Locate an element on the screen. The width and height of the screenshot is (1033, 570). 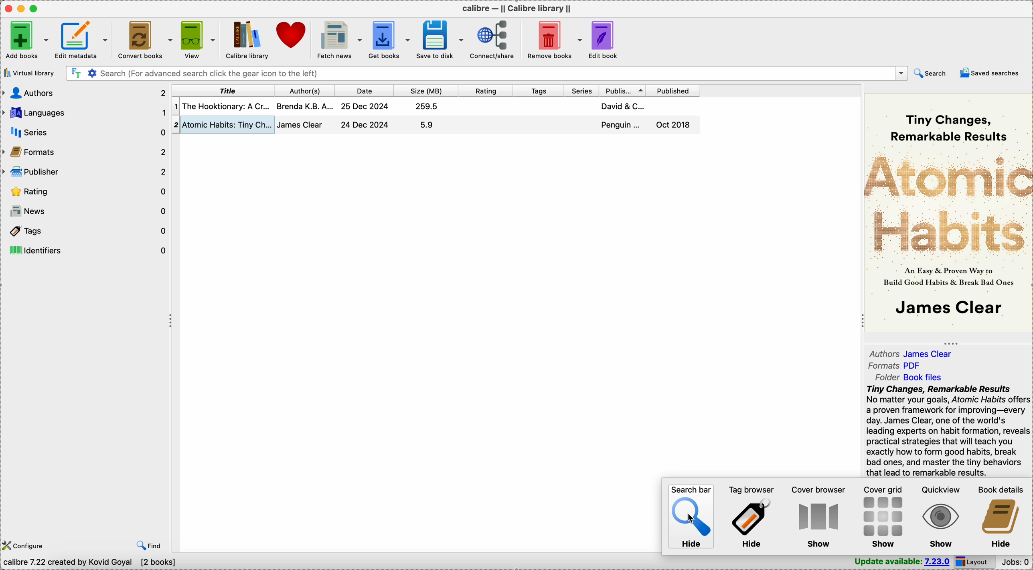
layout is located at coordinates (976, 562).